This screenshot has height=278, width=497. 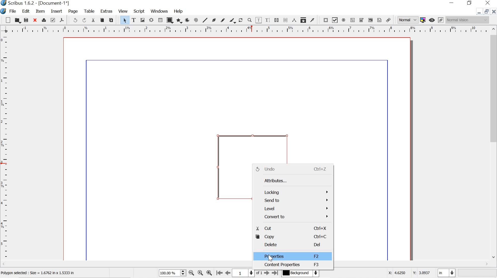 I want to click on pdf checkbox, so click(x=335, y=20).